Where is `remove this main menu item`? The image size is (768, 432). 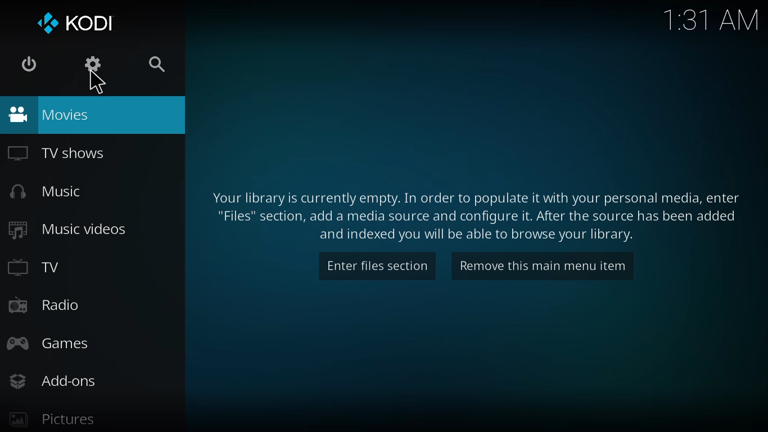
remove this main menu item is located at coordinates (541, 267).